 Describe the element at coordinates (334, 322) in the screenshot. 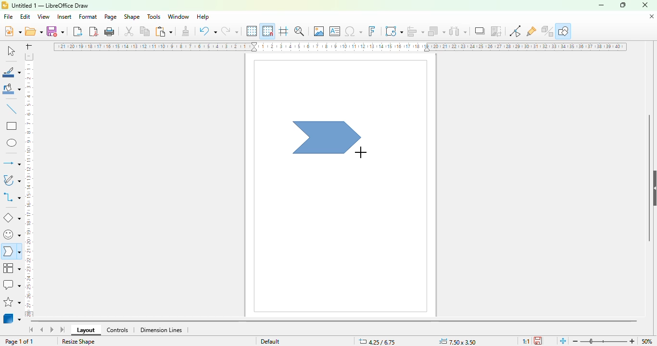

I see `horizontal scroll bar` at that location.